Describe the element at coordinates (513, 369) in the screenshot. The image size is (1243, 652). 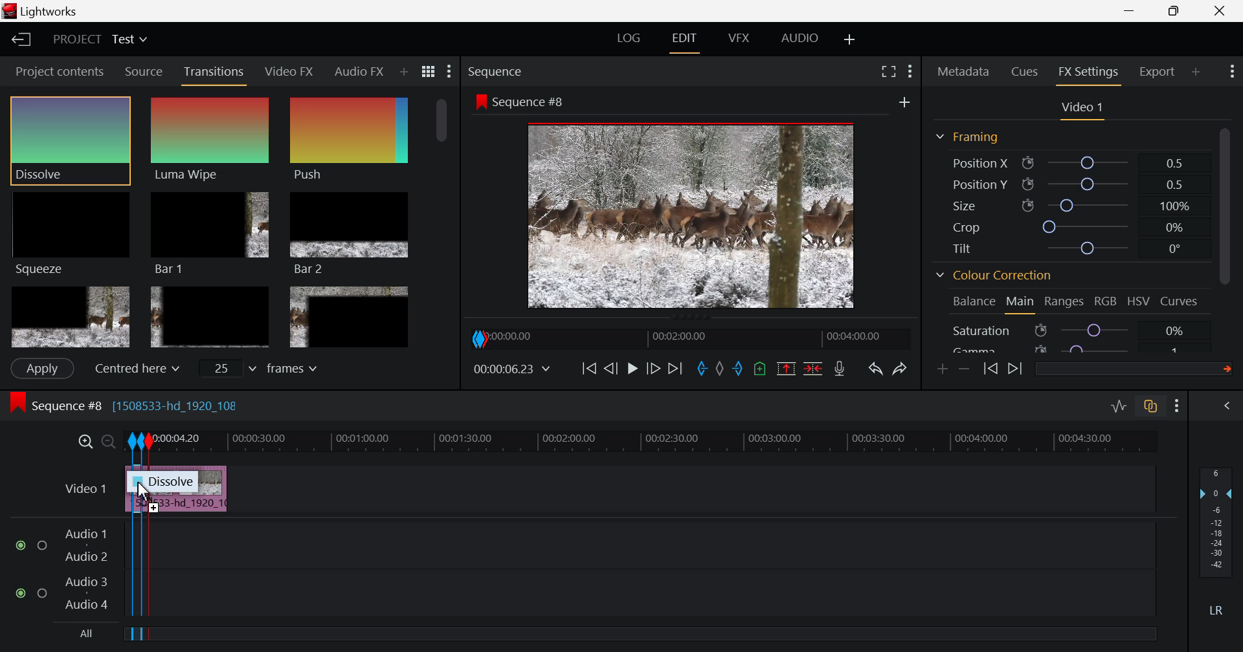
I see `Video Frame Time` at that location.